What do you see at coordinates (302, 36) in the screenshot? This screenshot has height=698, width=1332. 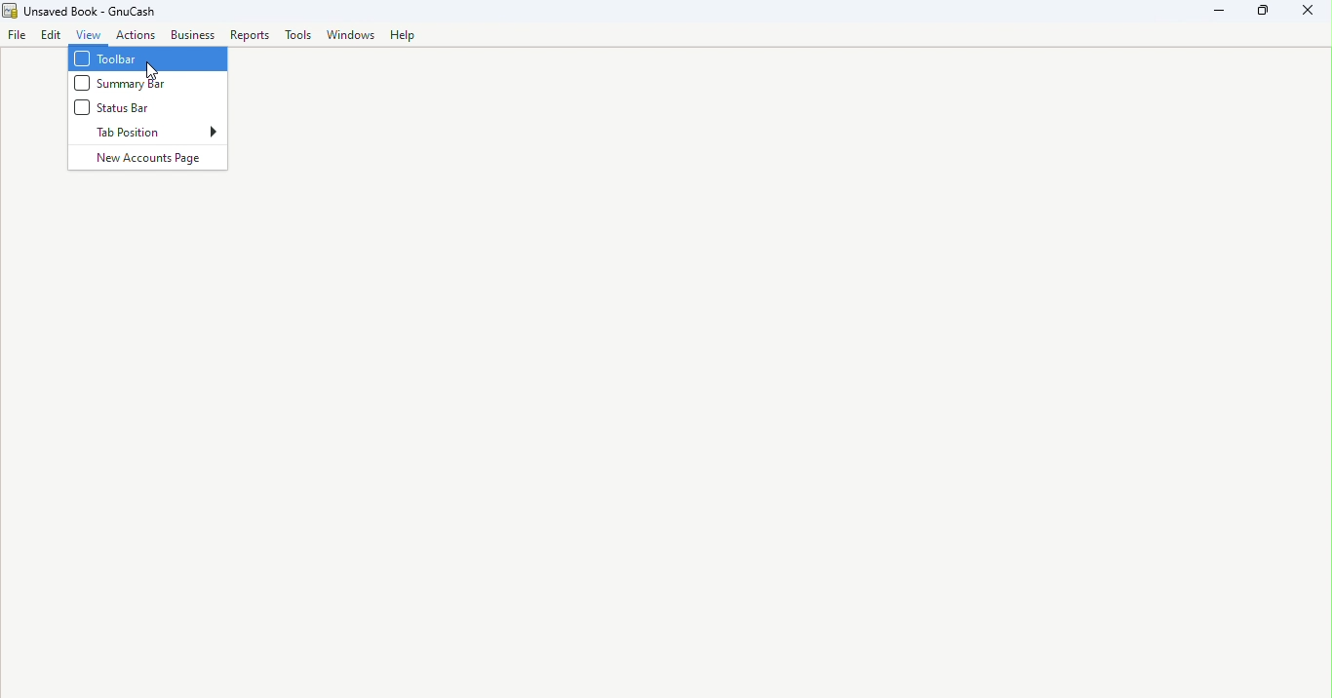 I see `Tools` at bounding box center [302, 36].